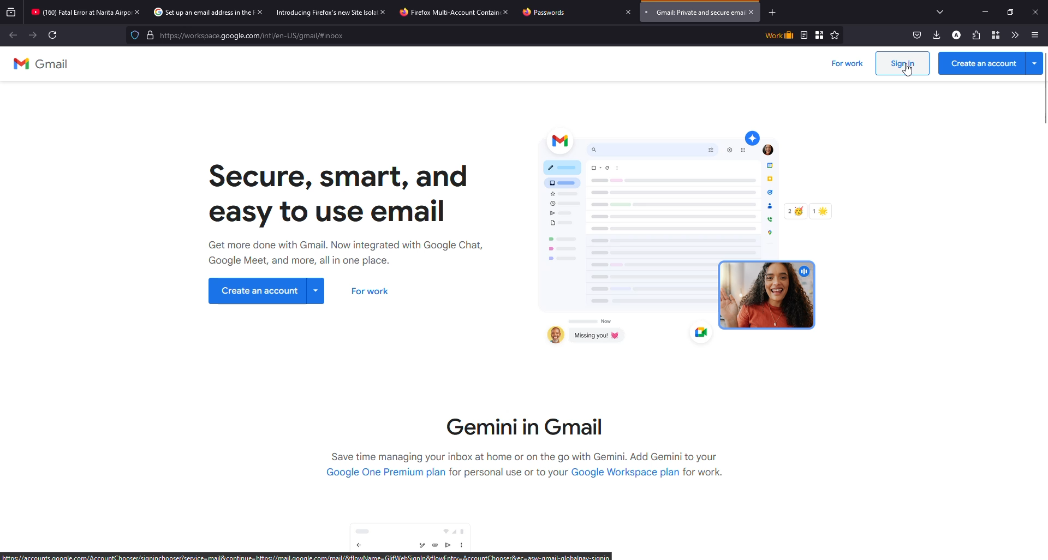  What do you see at coordinates (463, 545) in the screenshot?
I see `more` at bounding box center [463, 545].